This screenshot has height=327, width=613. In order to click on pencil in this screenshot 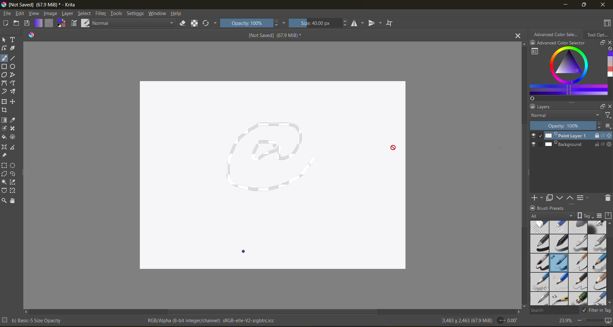, I will do `click(597, 263)`.